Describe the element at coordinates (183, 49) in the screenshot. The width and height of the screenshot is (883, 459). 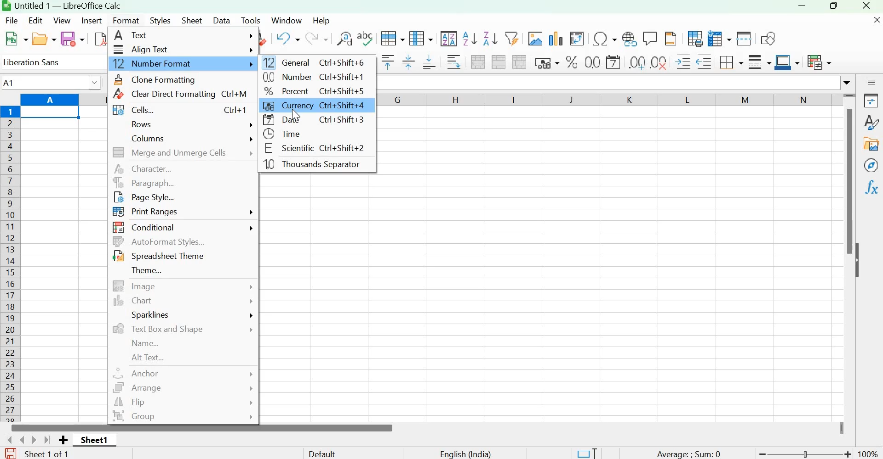
I see `Align text` at that location.